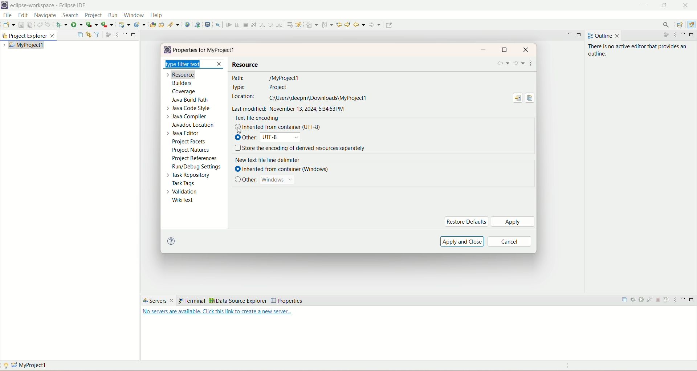 Image resolution: width=697 pixels, height=371 pixels. I want to click on type filter text, so click(195, 64).